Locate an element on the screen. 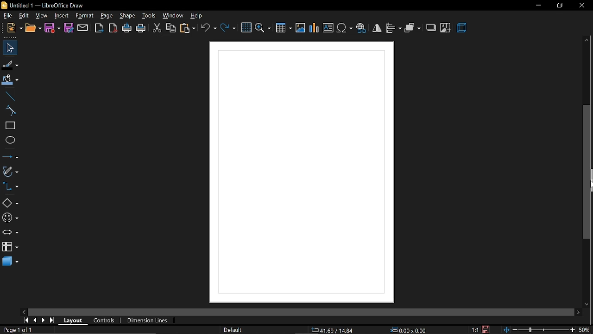 This screenshot has height=334, width=593. page is located at coordinates (106, 15).